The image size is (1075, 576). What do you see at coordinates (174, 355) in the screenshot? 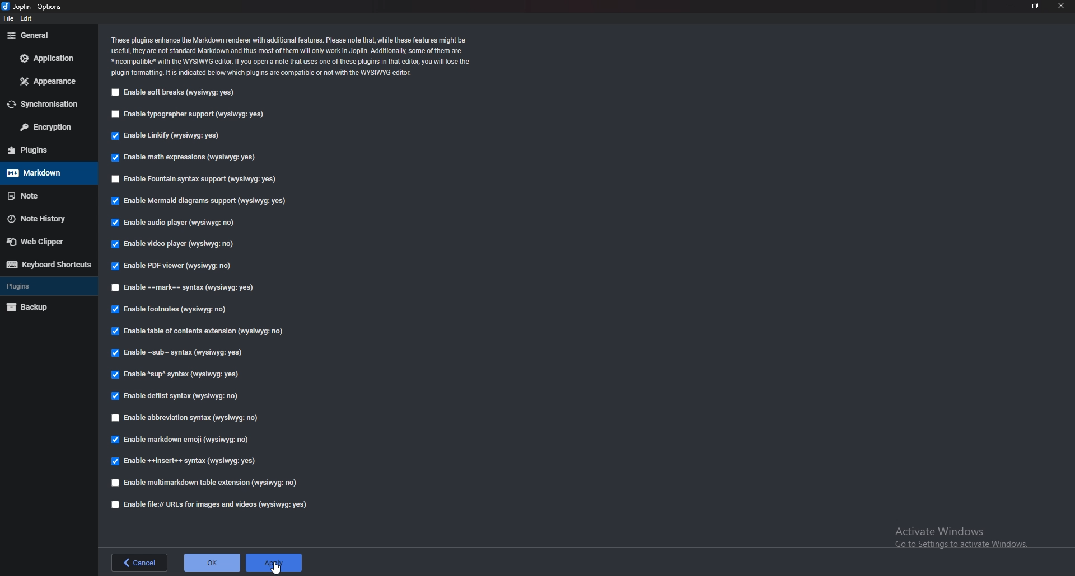
I see `Enable sub syntax` at bounding box center [174, 355].